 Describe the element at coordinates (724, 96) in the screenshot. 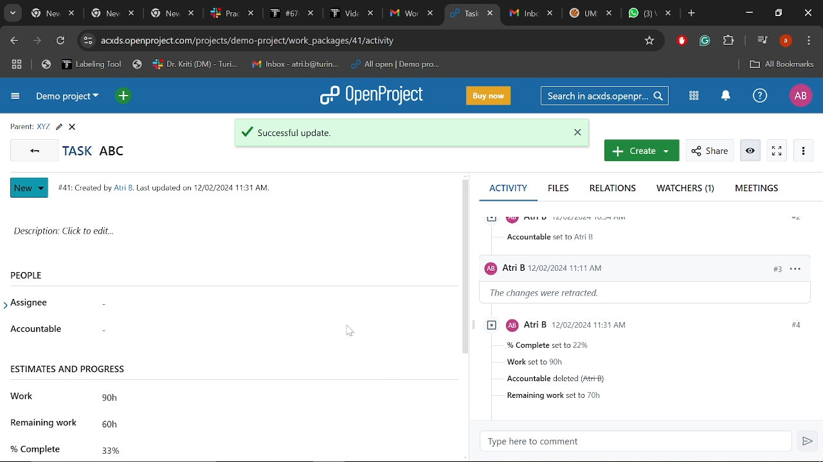

I see `Notification center` at that location.